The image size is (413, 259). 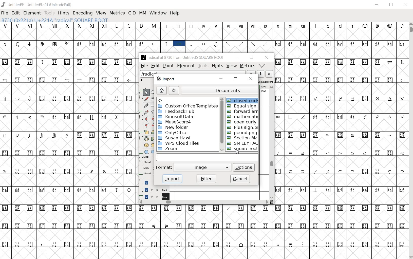 What do you see at coordinates (266, 81) in the screenshot?
I see `active layer: Fore` at bounding box center [266, 81].